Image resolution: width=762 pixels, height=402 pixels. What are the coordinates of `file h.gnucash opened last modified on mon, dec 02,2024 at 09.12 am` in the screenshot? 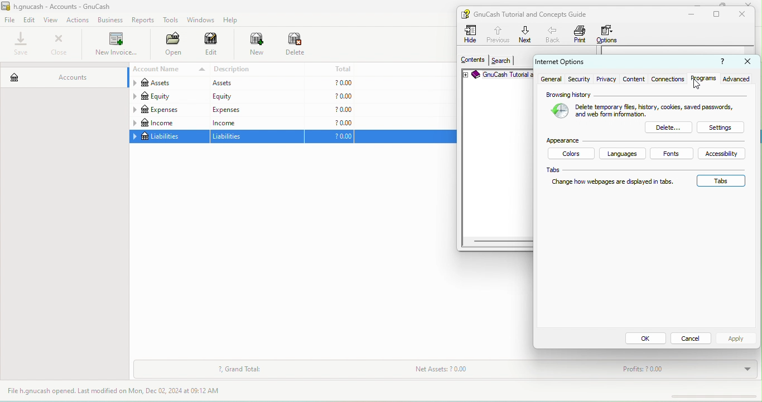 It's located at (122, 391).